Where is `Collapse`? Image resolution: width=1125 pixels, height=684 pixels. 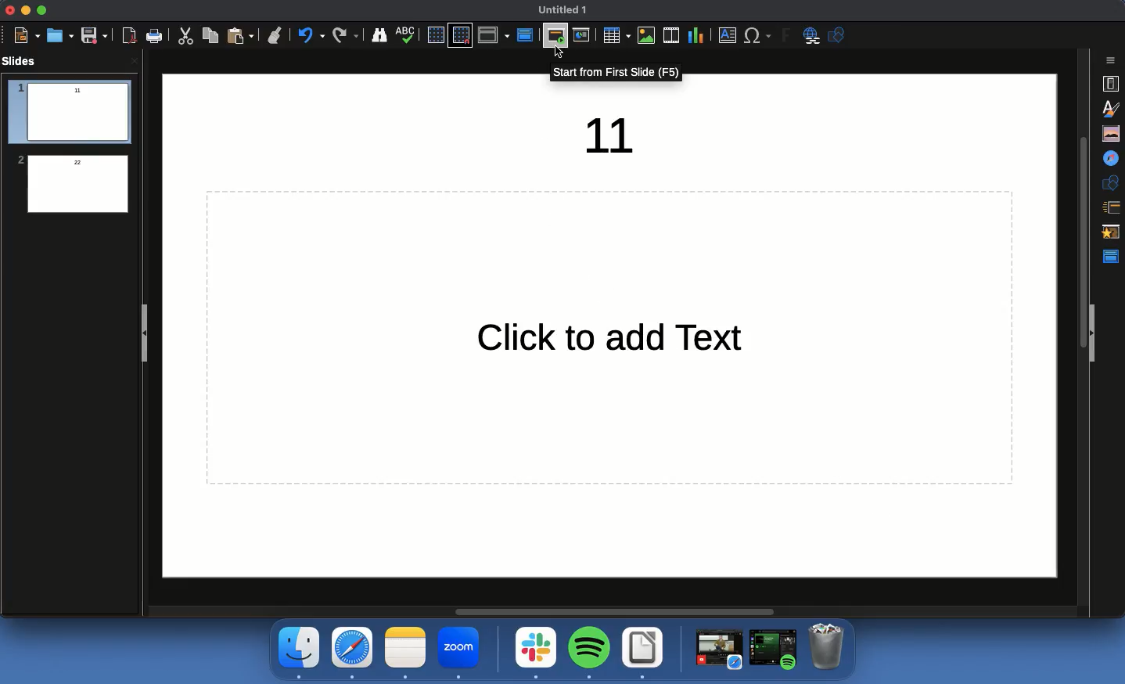 Collapse is located at coordinates (143, 334).